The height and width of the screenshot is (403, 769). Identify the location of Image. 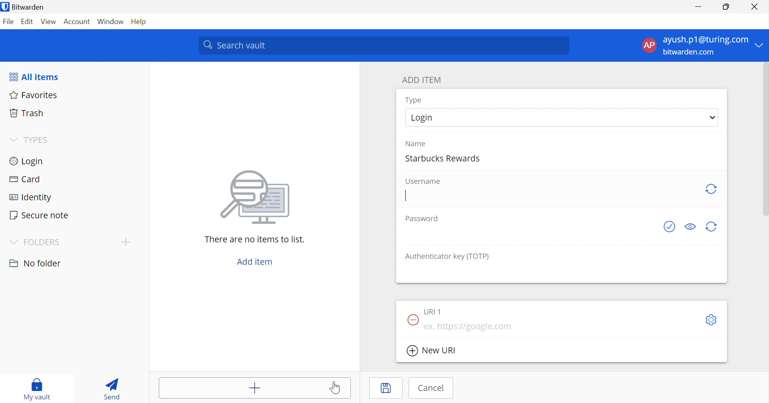
(257, 198).